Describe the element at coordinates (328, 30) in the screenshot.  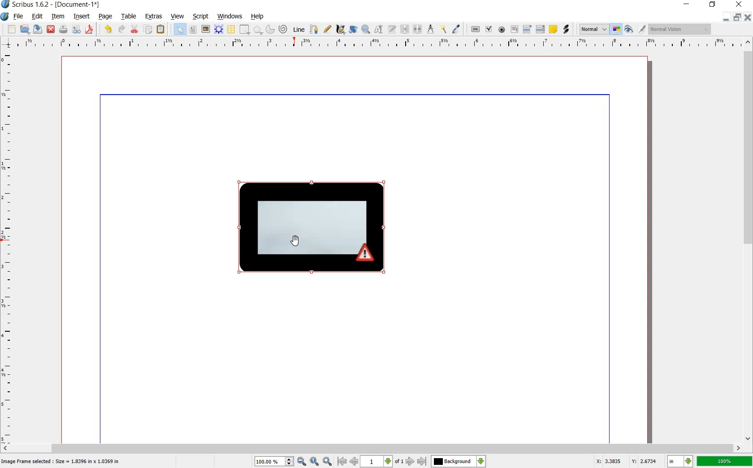
I see `freehand line` at that location.